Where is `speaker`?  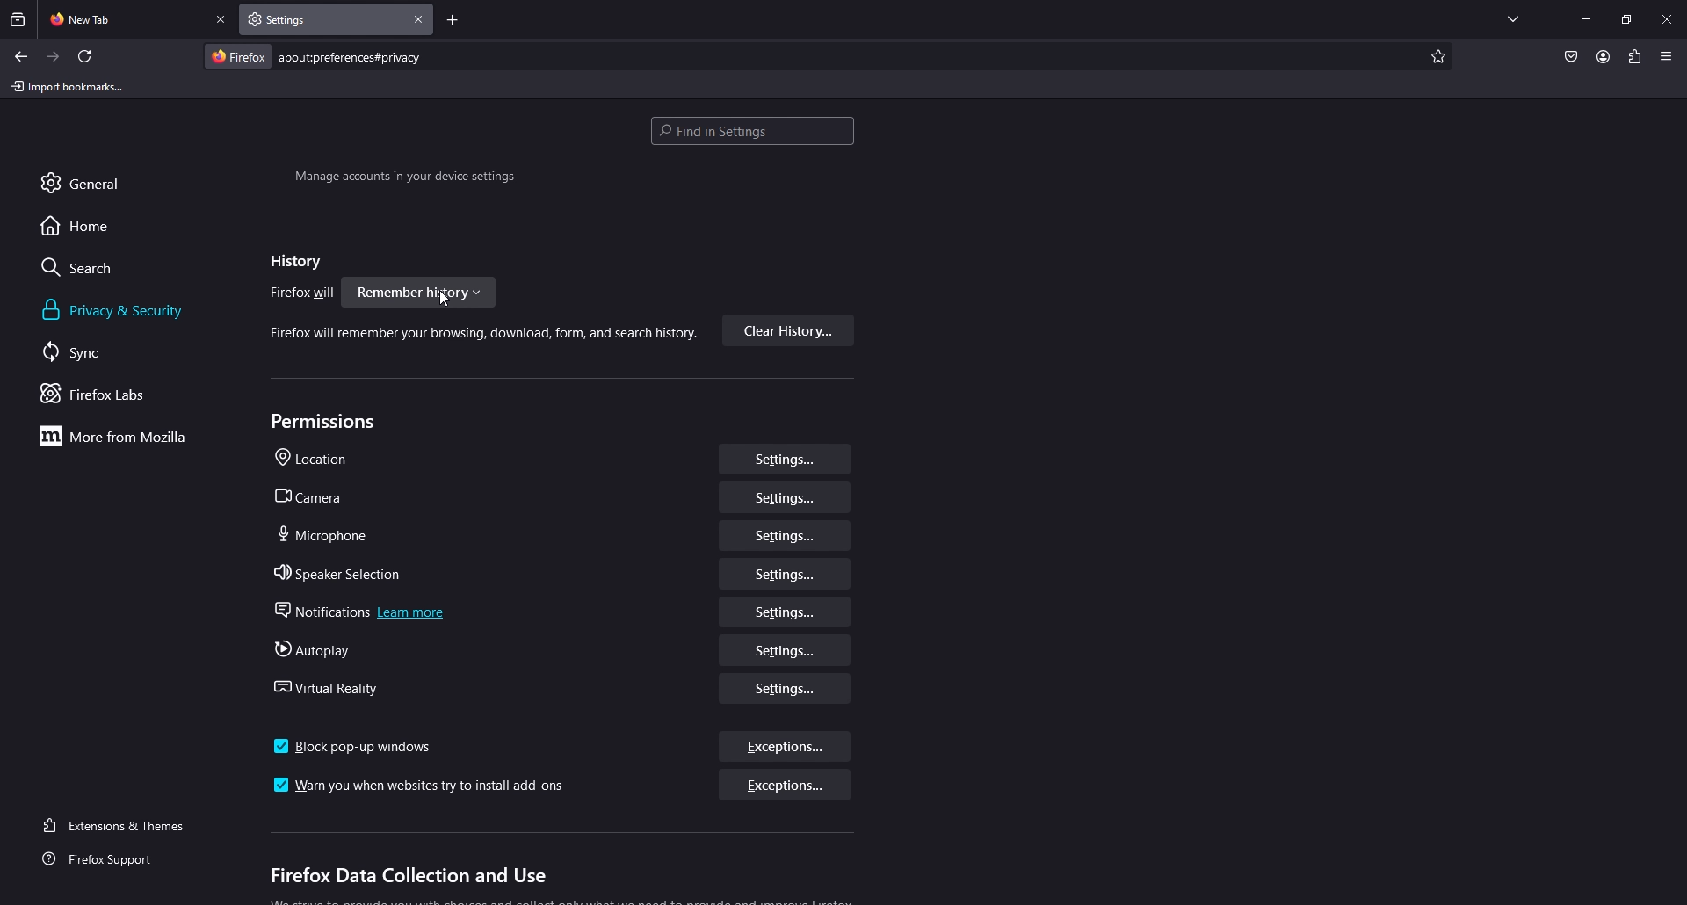 speaker is located at coordinates (343, 574).